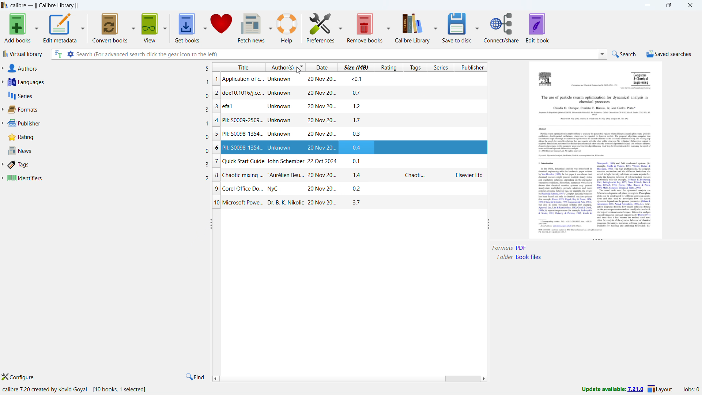 This screenshot has height=395, width=702. What do you see at coordinates (216, 108) in the screenshot?
I see `3` at bounding box center [216, 108].